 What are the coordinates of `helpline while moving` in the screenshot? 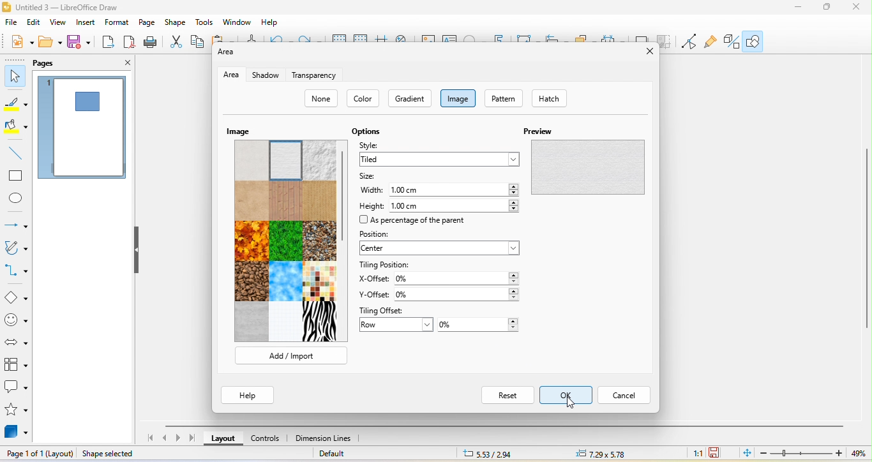 It's located at (382, 40).